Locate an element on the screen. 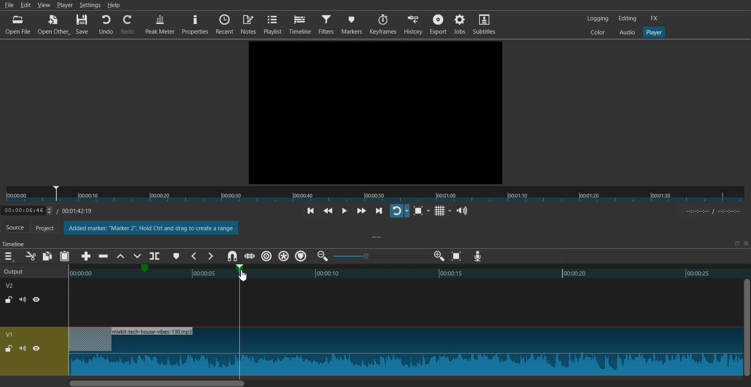 The width and height of the screenshot is (751, 387). Record audio is located at coordinates (477, 256).